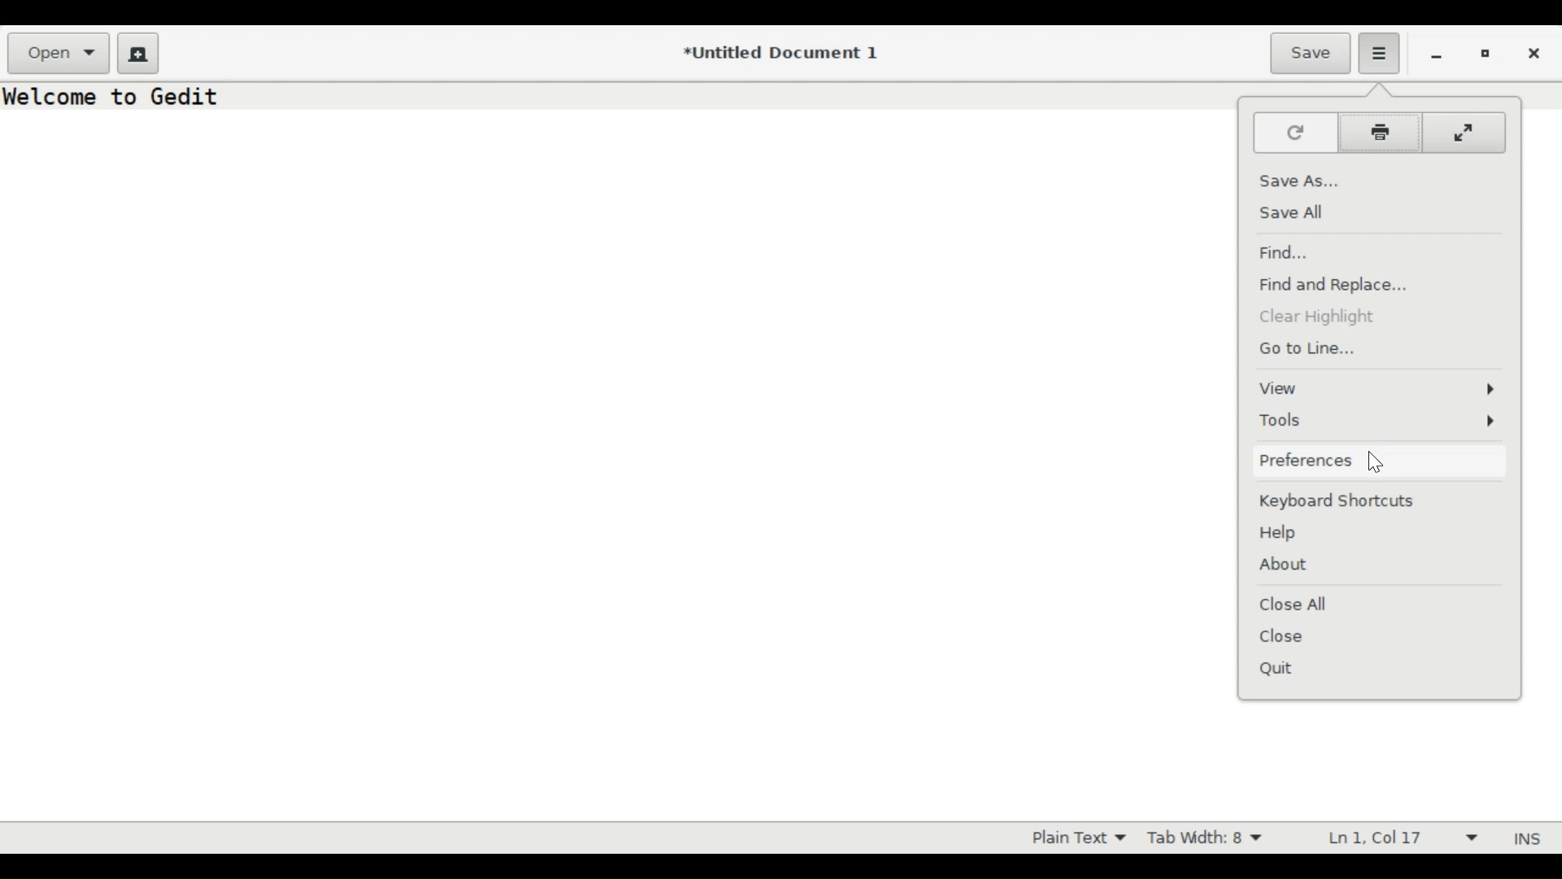 Image resolution: width=1562 pixels, height=879 pixels. Describe the element at coordinates (1298, 212) in the screenshot. I see `Save All` at that location.